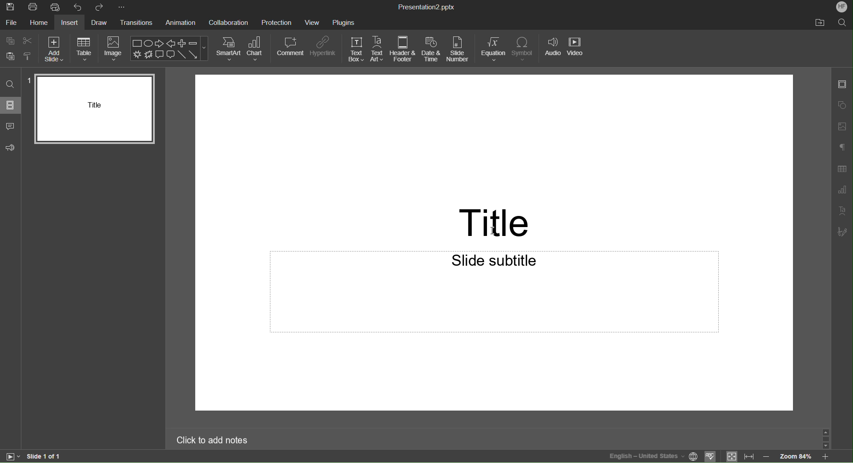 The width and height of the screenshot is (853, 463). What do you see at coordinates (553, 49) in the screenshot?
I see `Audio` at bounding box center [553, 49].